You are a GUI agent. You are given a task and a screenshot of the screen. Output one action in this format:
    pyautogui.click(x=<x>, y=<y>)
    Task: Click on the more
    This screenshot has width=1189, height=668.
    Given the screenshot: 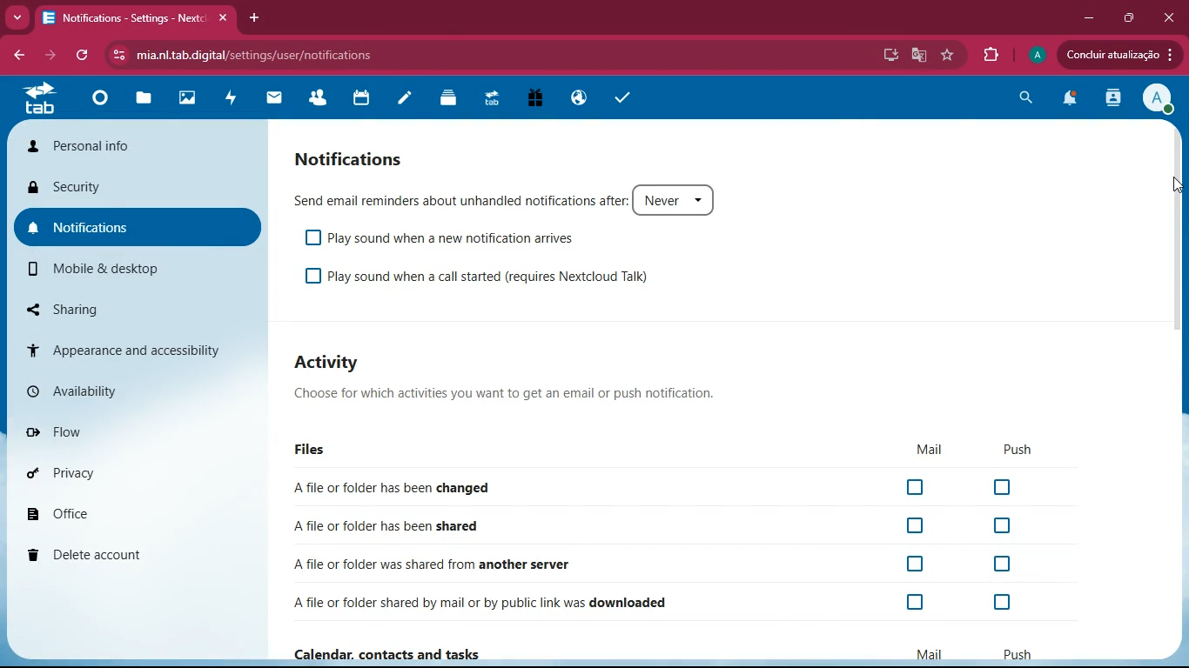 What is the action you would take?
    pyautogui.click(x=16, y=18)
    